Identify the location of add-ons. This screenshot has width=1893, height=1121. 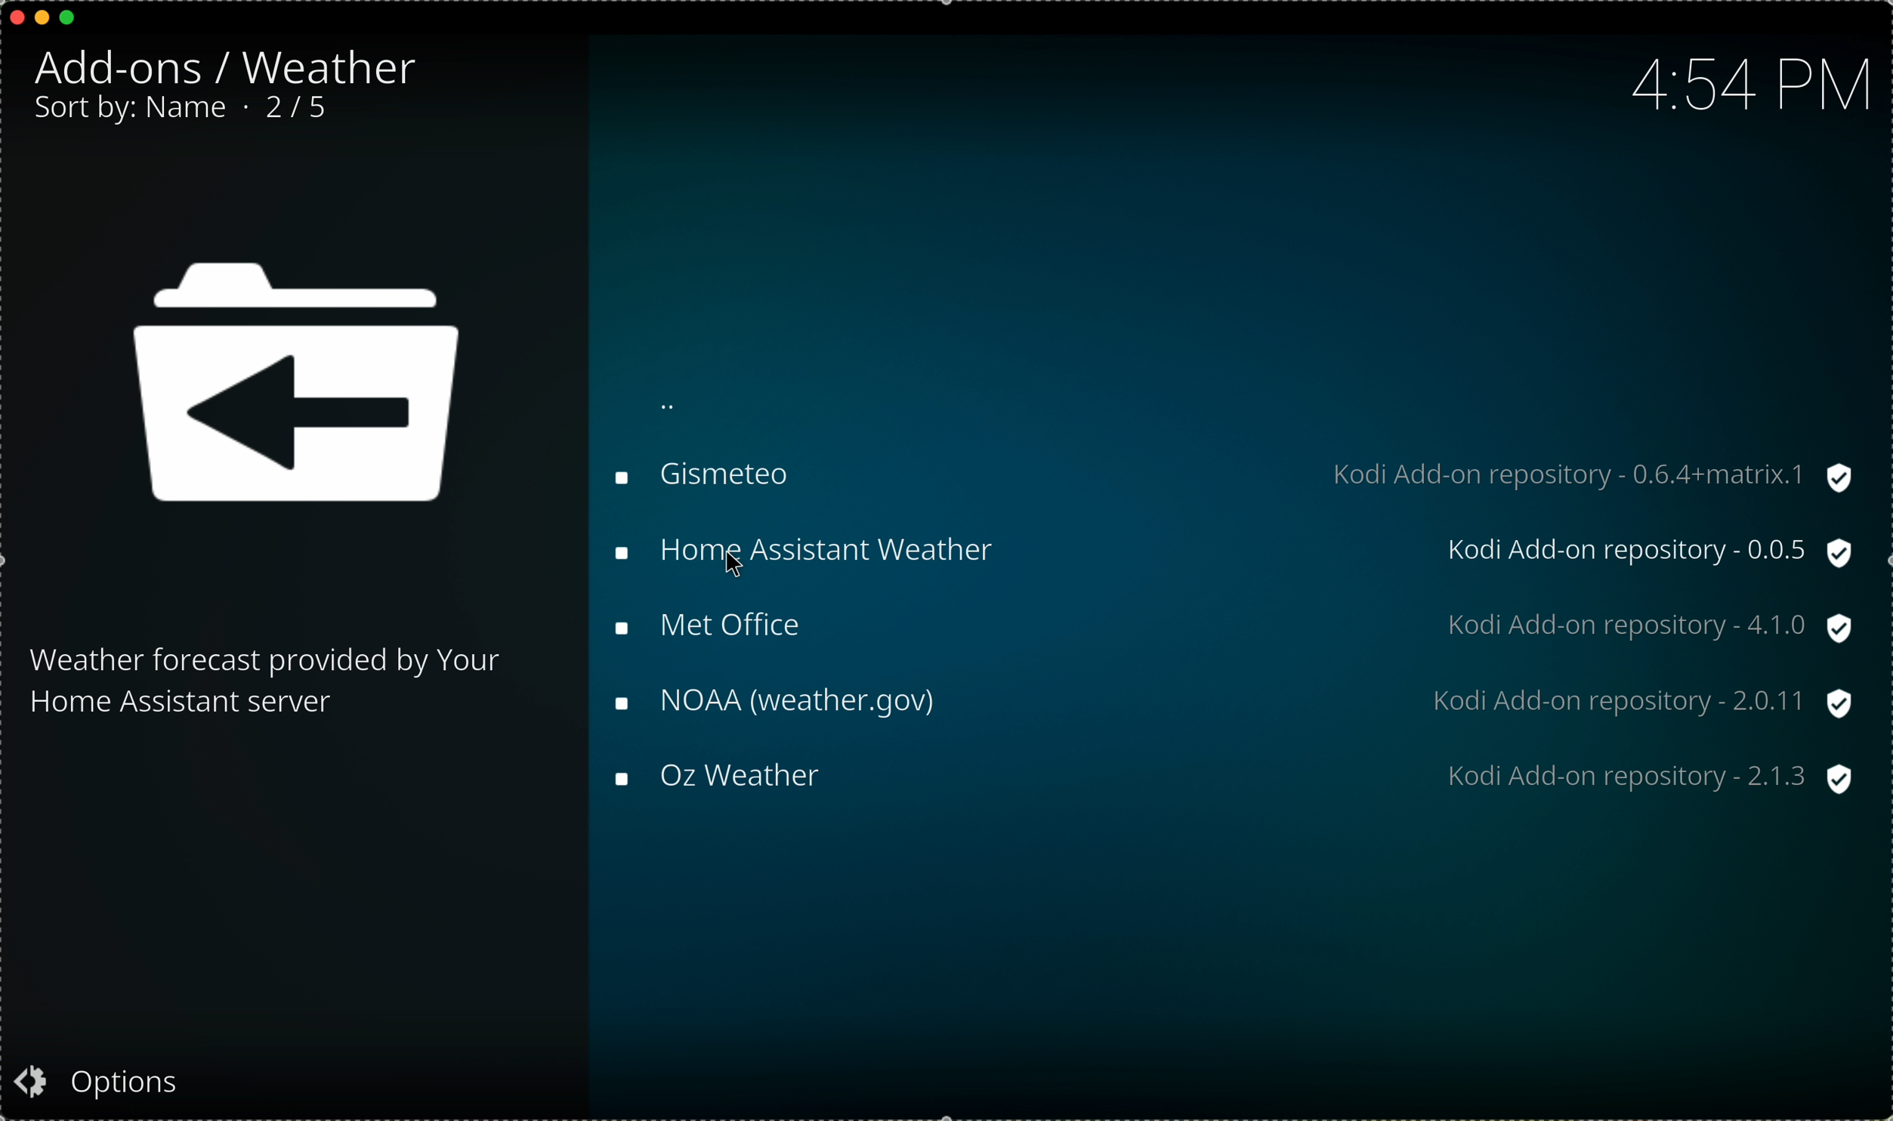
(129, 70).